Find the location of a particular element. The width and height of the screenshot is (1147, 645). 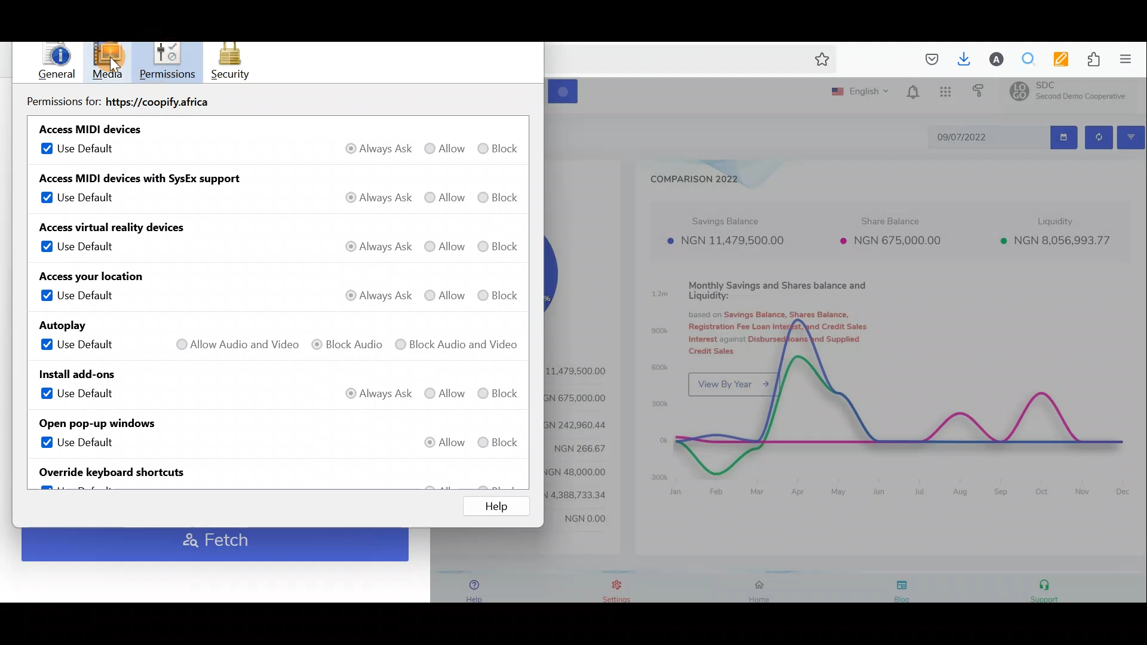

Always ask is located at coordinates (376, 294).